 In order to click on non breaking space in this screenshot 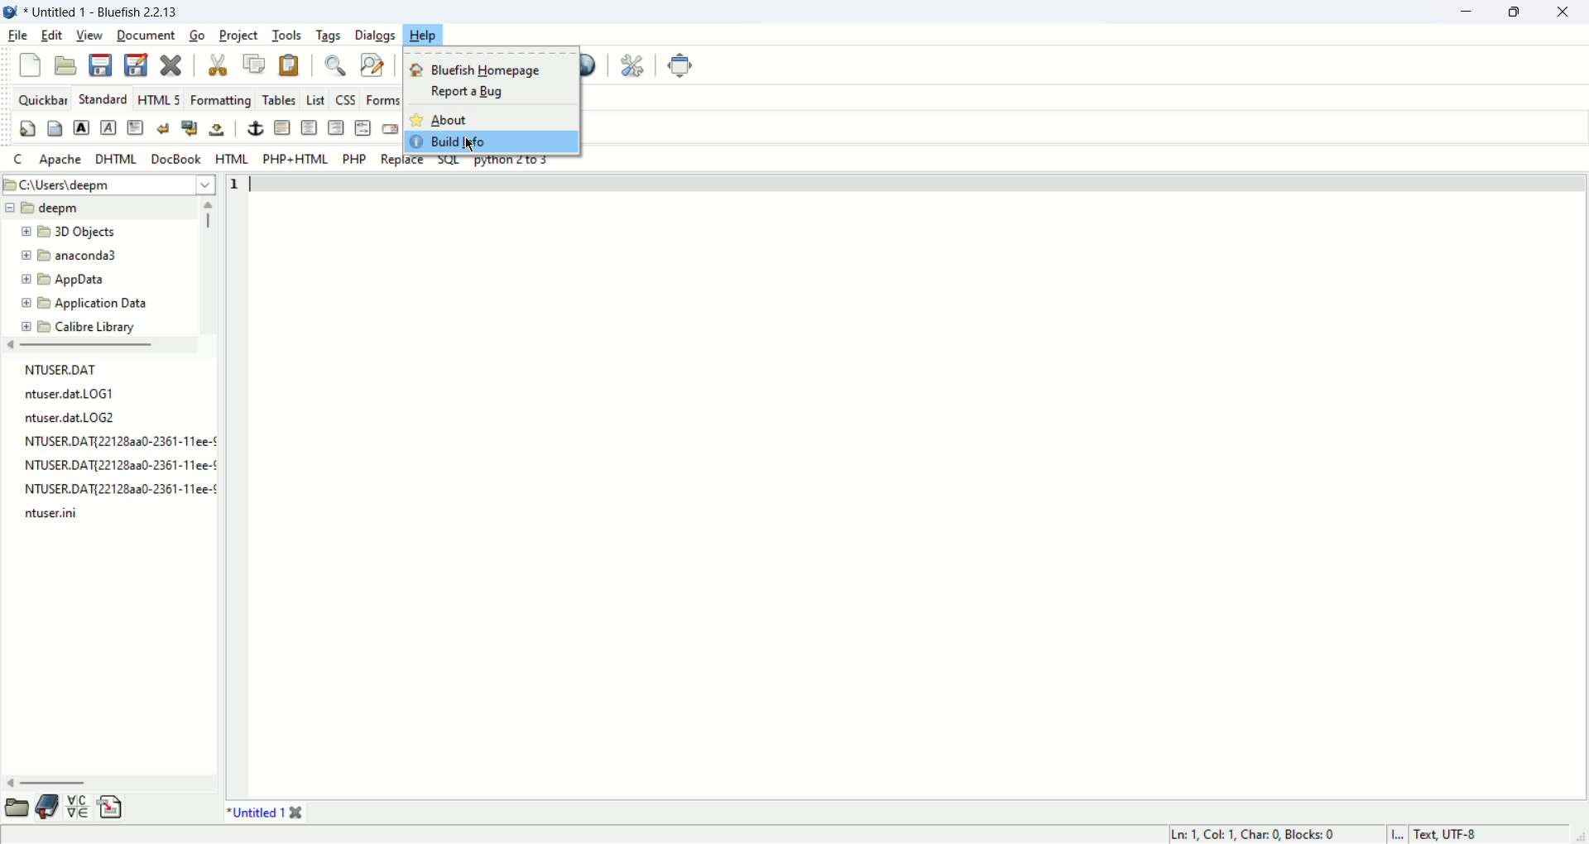, I will do `click(218, 127)`.